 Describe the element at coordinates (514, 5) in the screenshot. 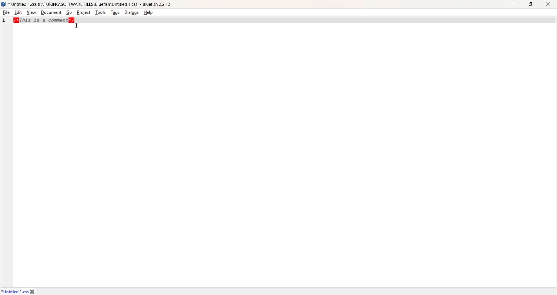

I see `Minimize` at that location.